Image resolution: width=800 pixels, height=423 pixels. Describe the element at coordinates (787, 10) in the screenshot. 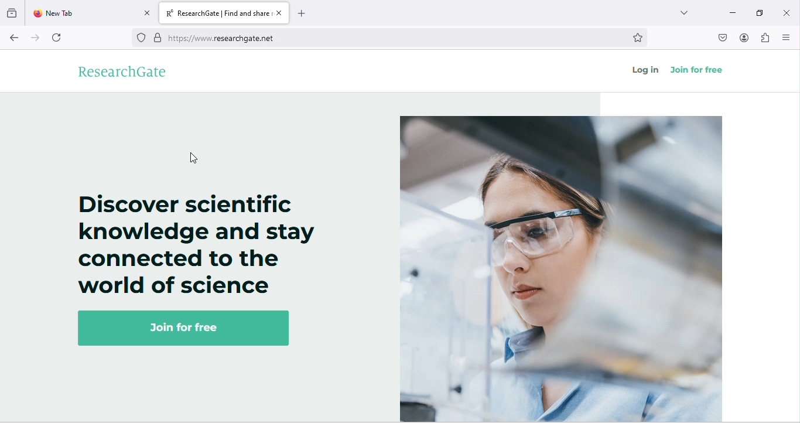

I see `close` at that location.